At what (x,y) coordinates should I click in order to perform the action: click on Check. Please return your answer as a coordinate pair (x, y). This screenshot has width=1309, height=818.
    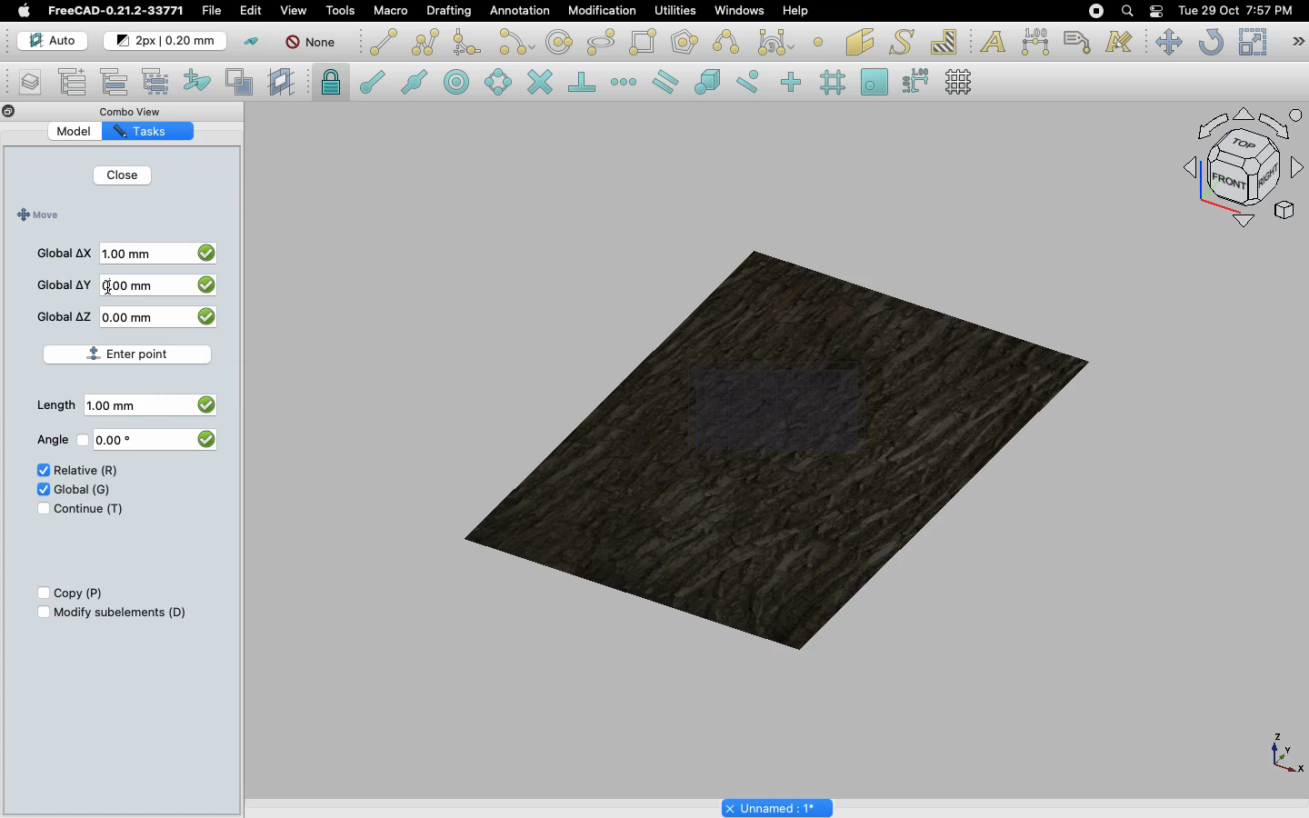
    Looking at the image, I should click on (42, 488).